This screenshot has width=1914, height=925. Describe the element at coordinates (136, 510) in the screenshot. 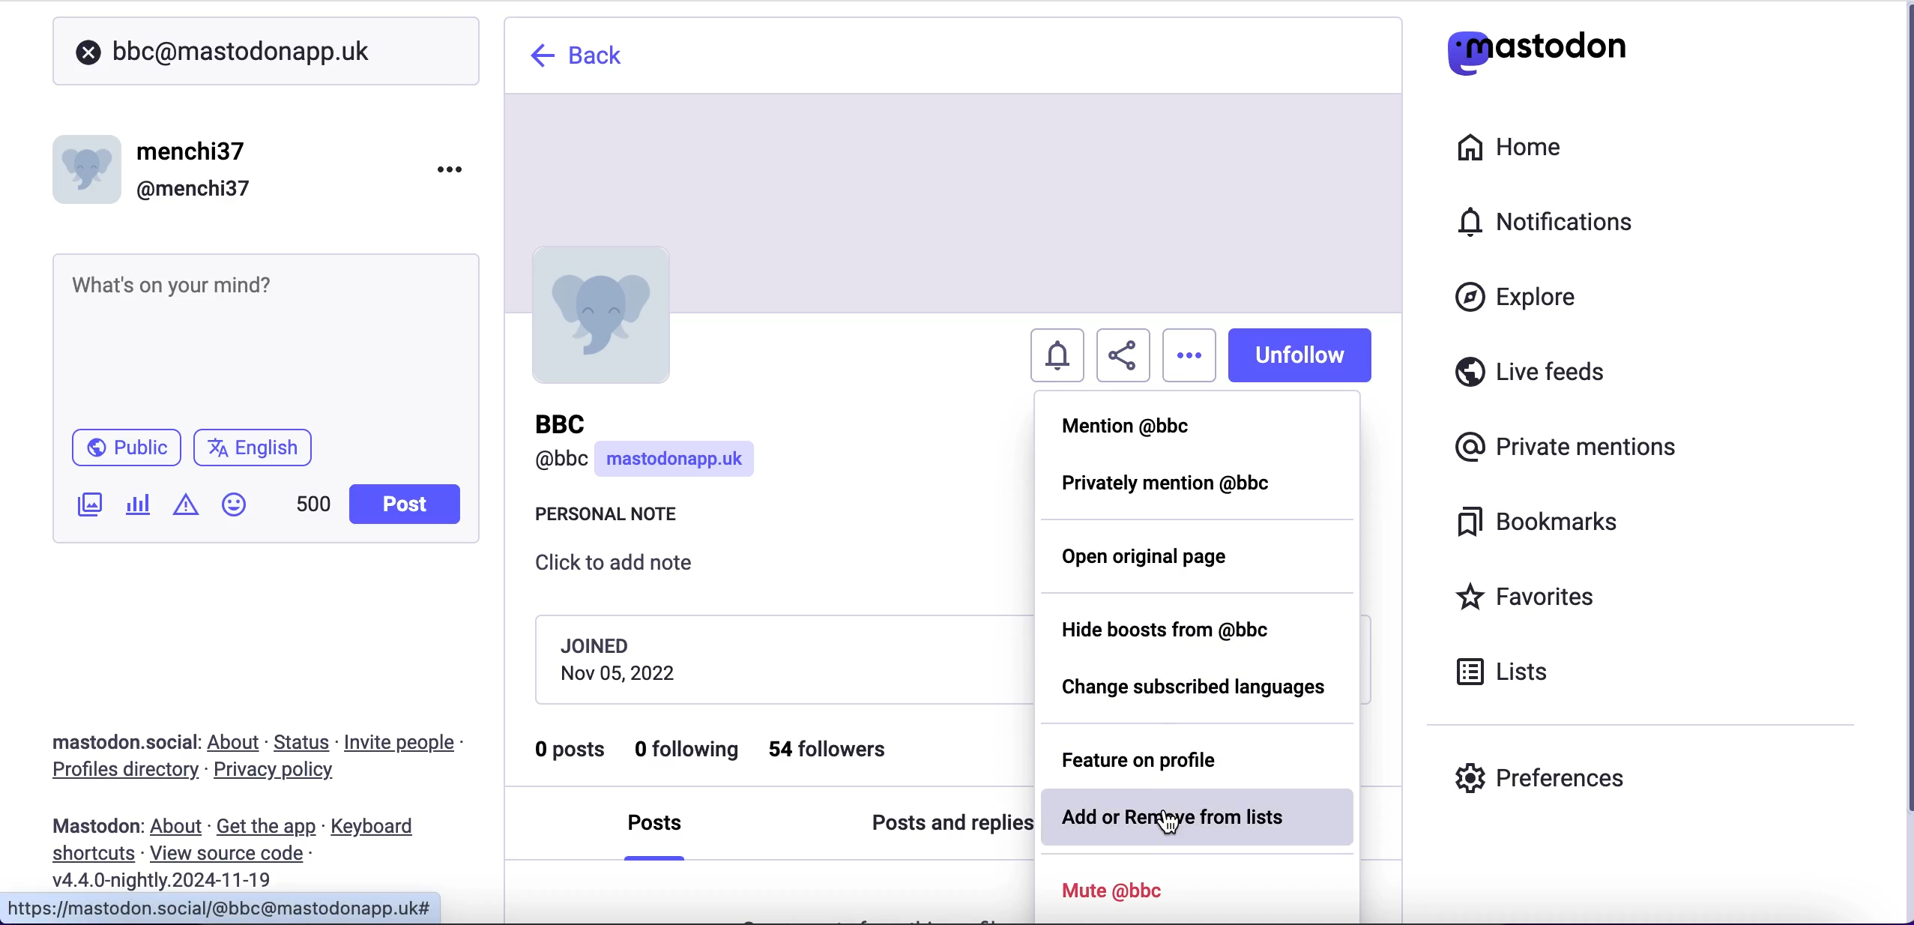

I see `add a poll` at that location.